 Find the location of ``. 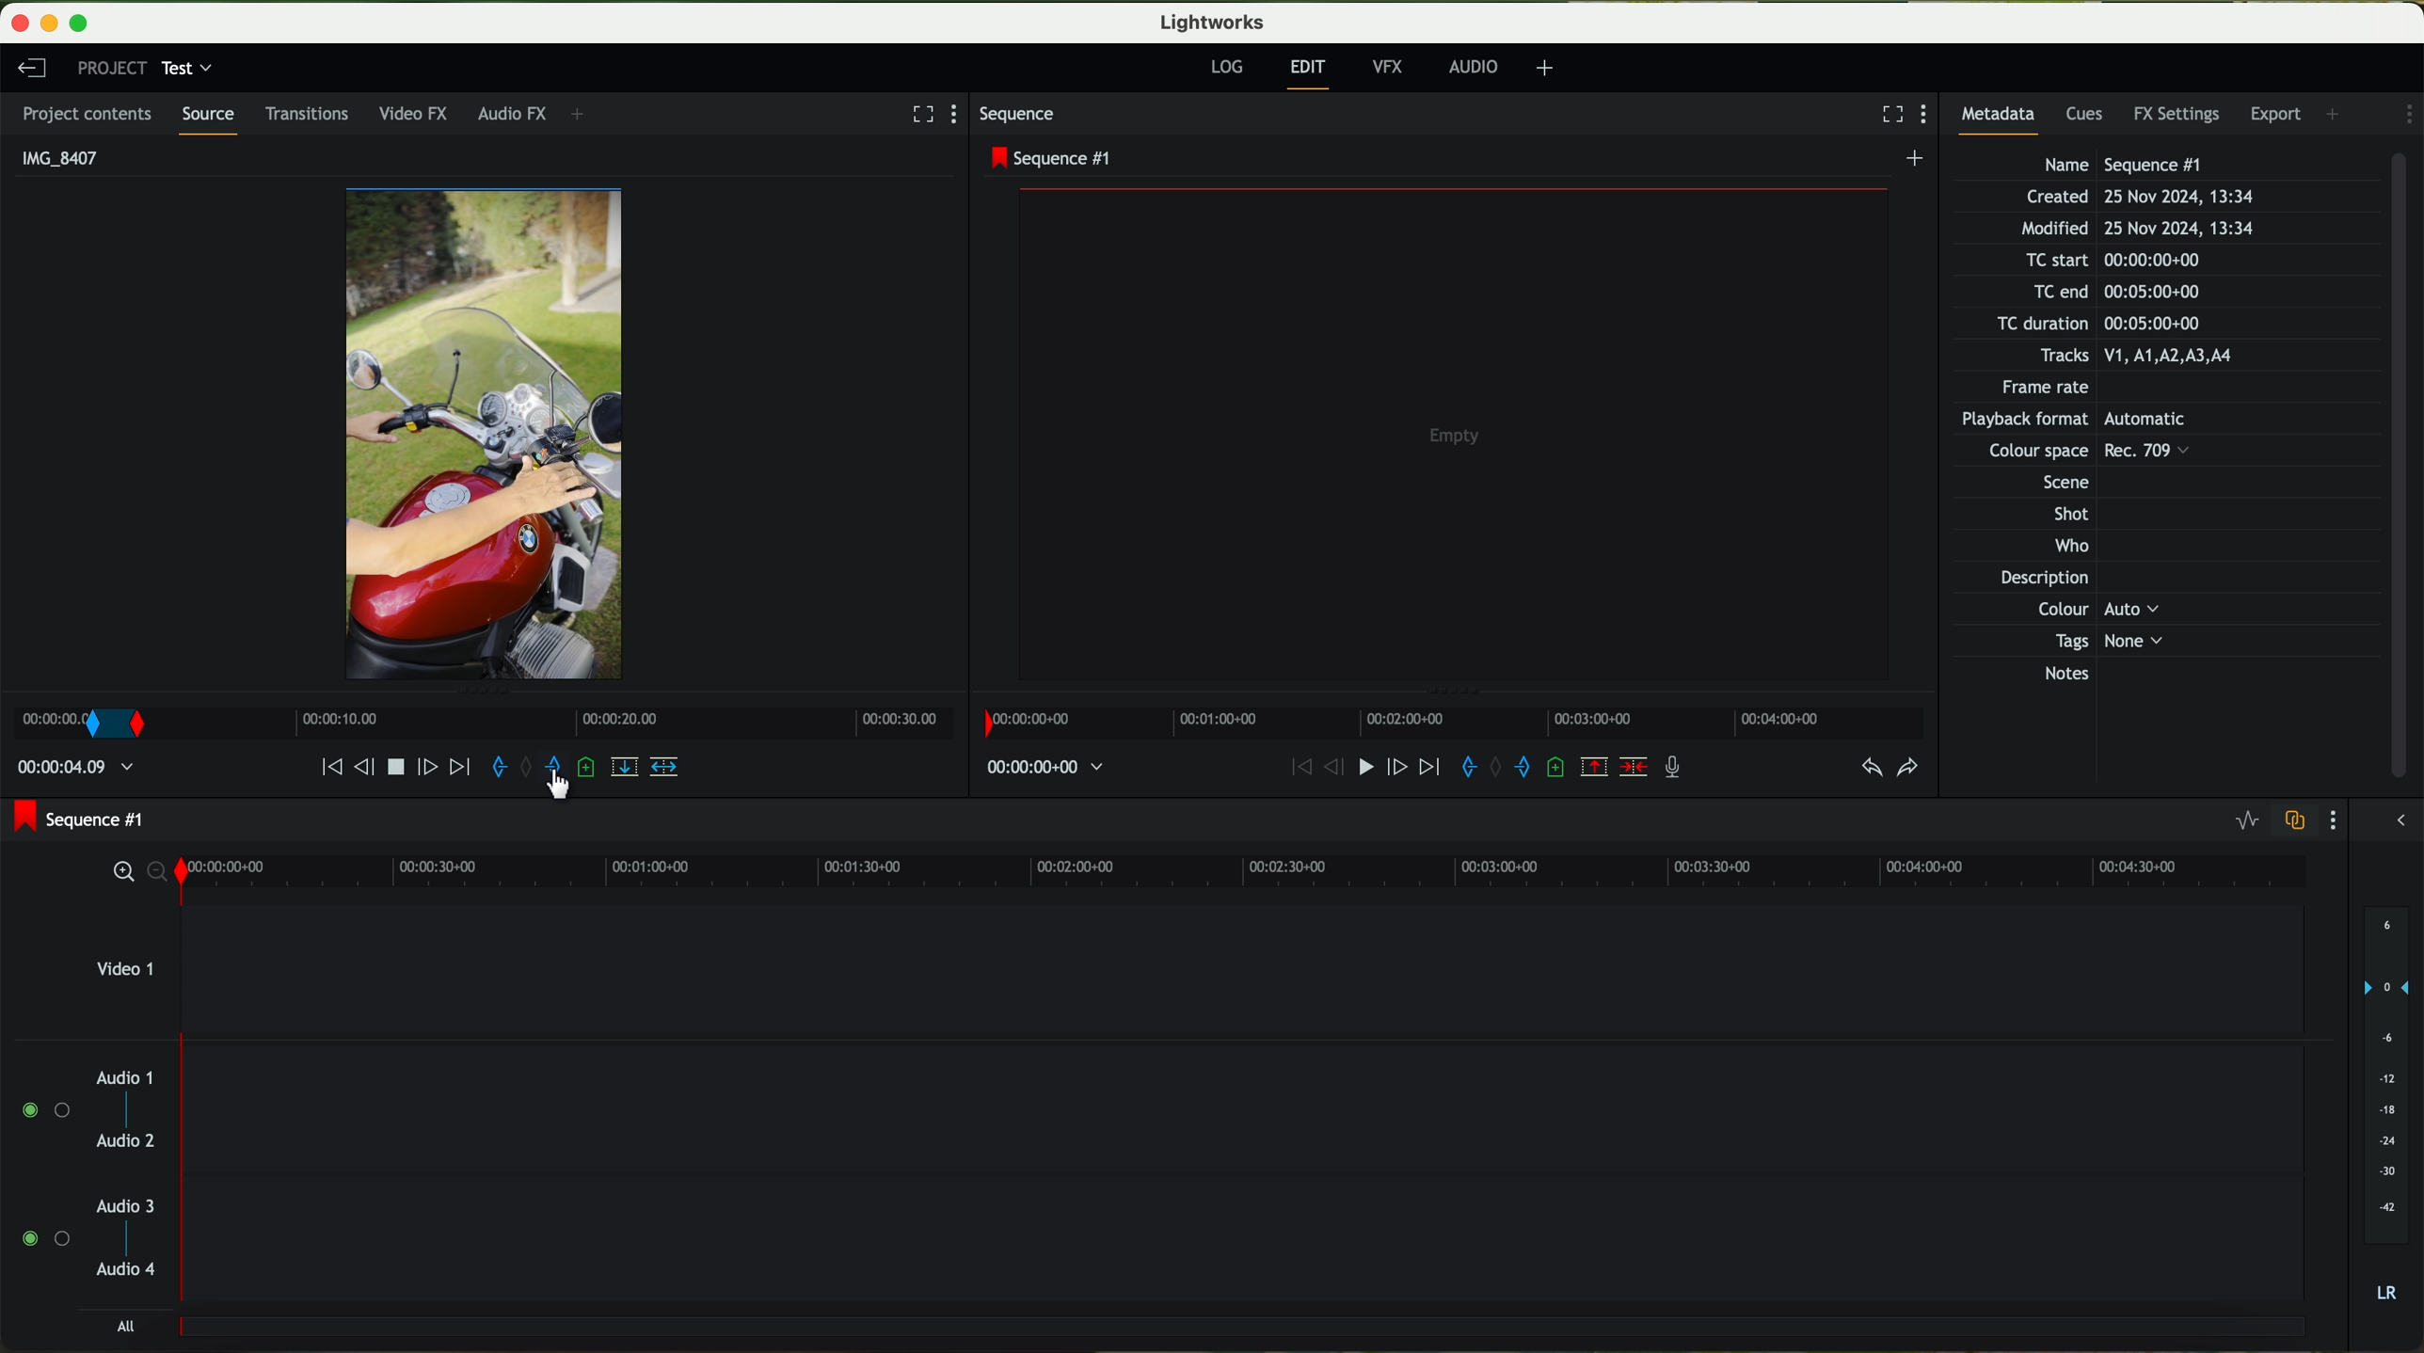

 is located at coordinates (2091, 421).